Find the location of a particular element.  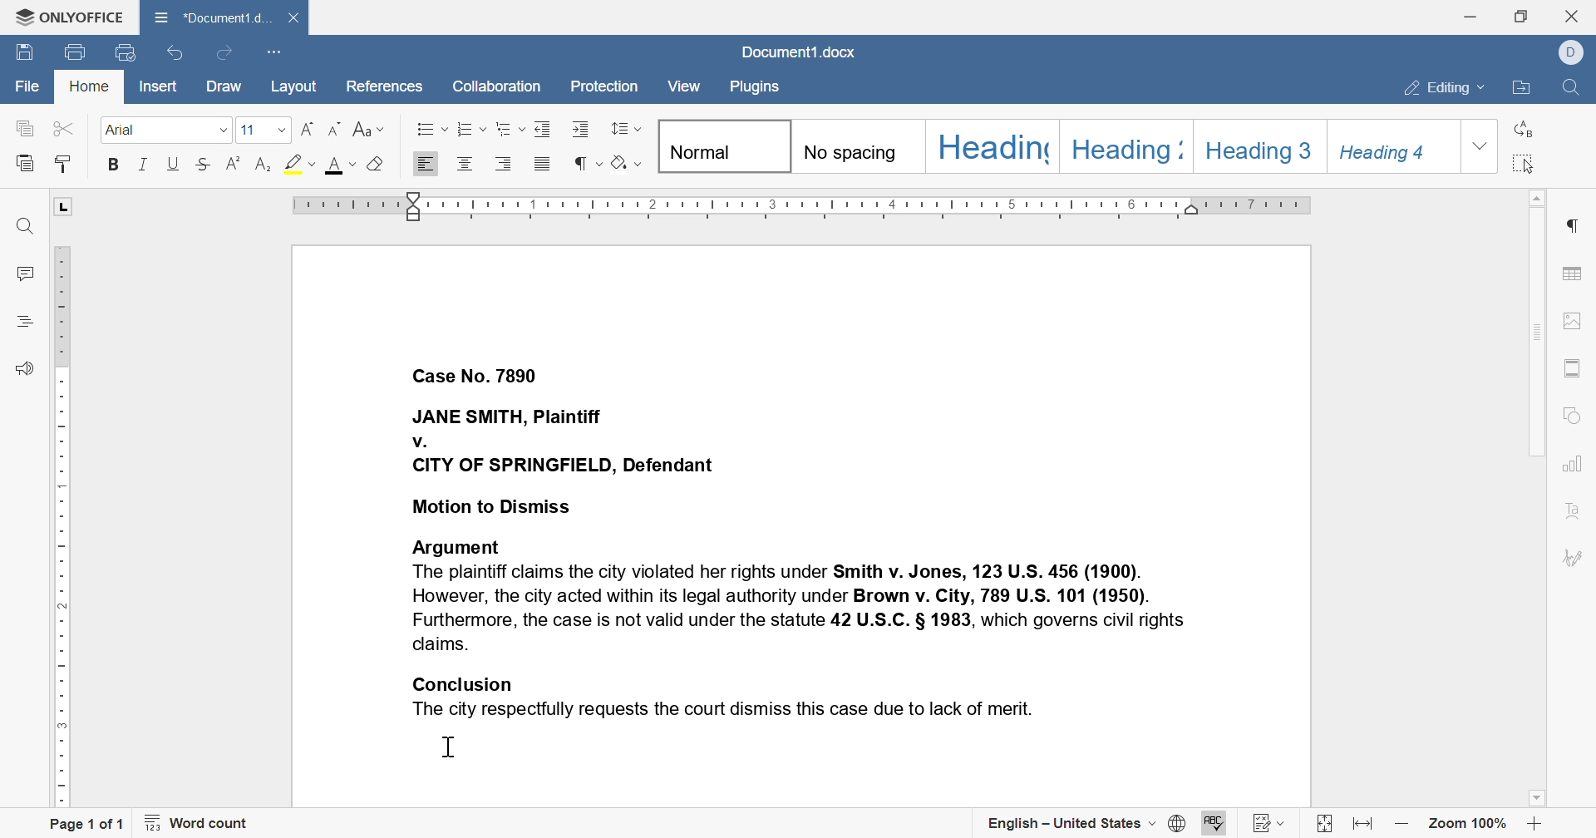

strikethrough is located at coordinates (204, 164).